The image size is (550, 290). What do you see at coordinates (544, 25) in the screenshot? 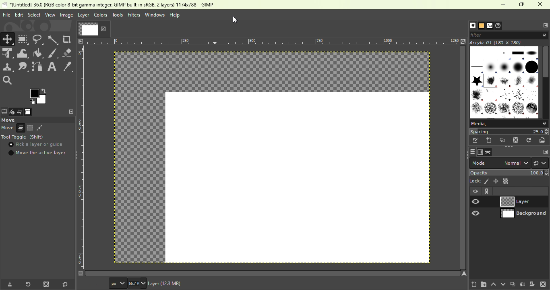
I see `Configure this tab` at bounding box center [544, 25].